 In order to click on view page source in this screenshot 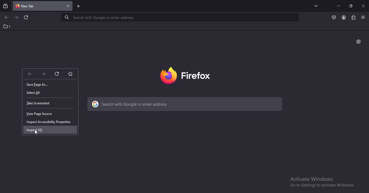, I will do `click(41, 114)`.